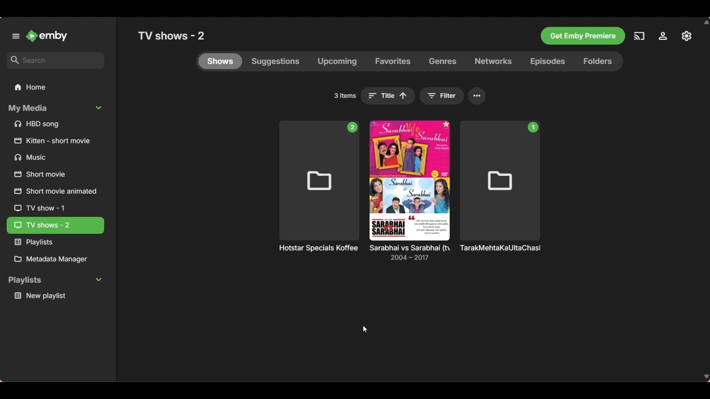  Describe the element at coordinates (547, 62) in the screenshot. I see `Episodes` at that location.